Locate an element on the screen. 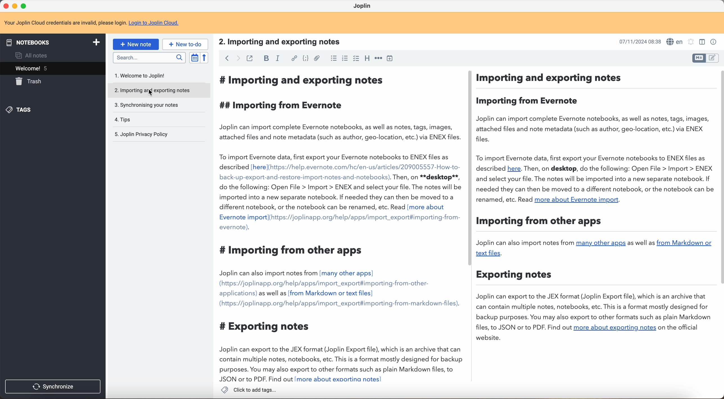 The image size is (724, 399). welcome to Joplin note is located at coordinates (142, 76).